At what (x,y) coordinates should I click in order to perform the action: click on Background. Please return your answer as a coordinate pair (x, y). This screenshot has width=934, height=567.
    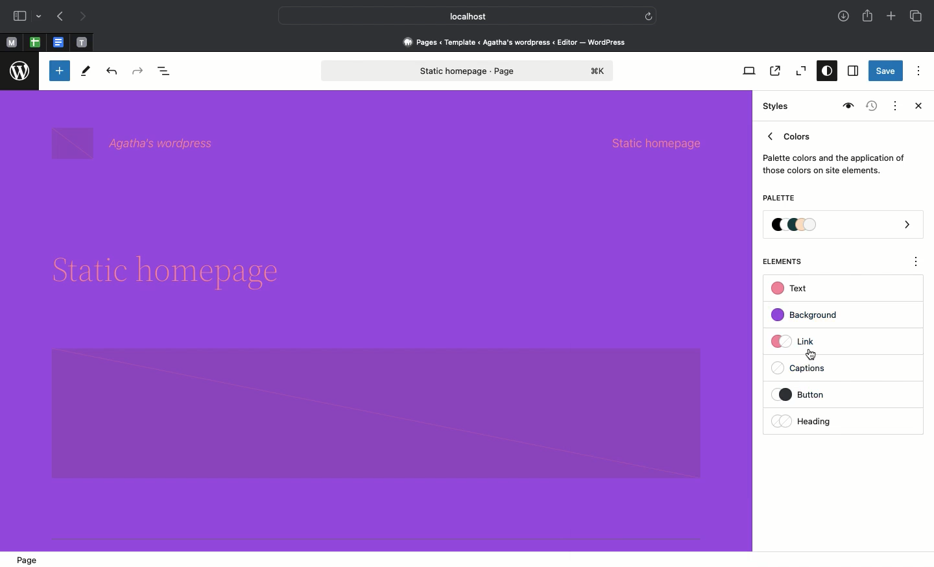
    Looking at the image, I should click on (811, 315).